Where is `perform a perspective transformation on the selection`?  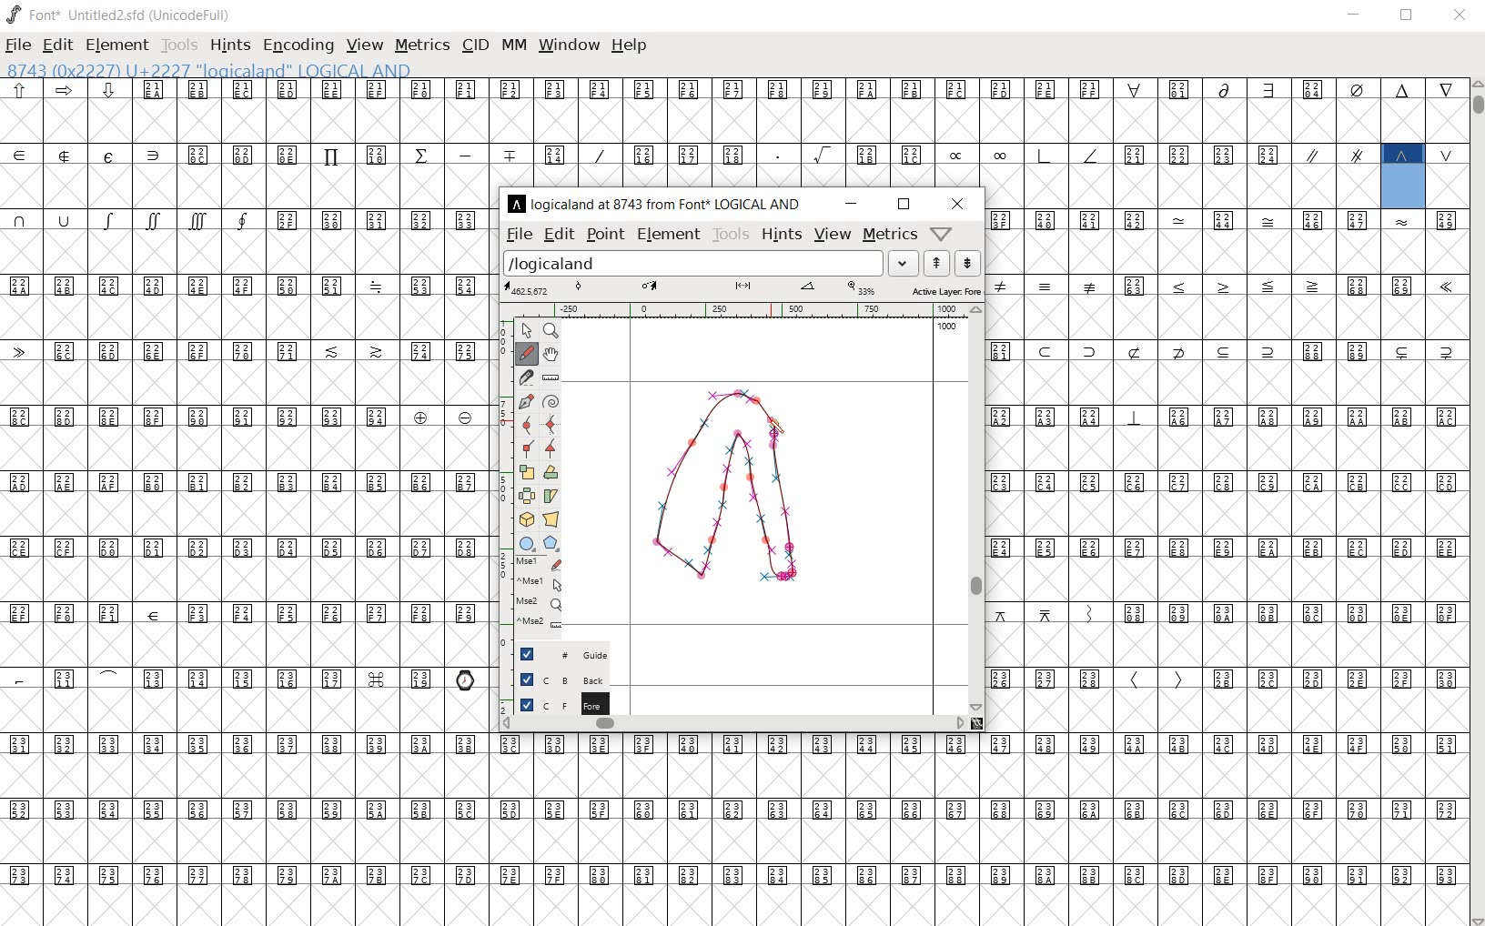 perform a perspective transformation on the selection is located at coordinates (550, 518).